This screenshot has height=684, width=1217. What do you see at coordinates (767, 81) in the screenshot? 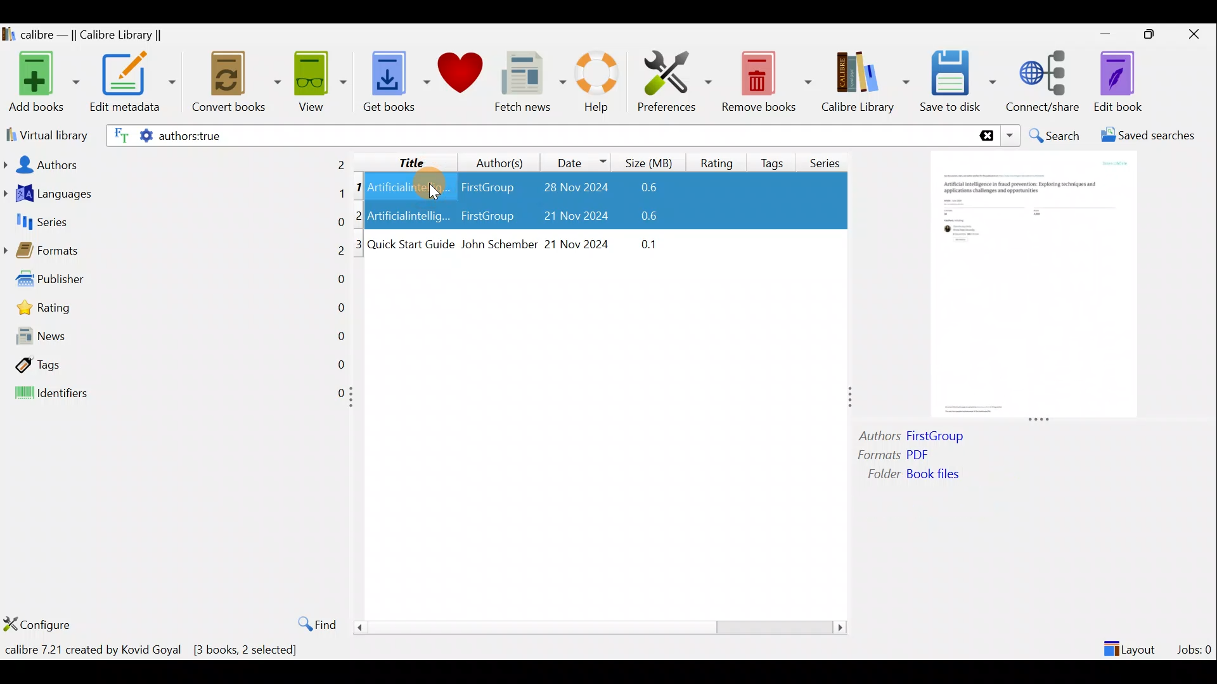
I see `Remove books` at bounding box center [767, 81].